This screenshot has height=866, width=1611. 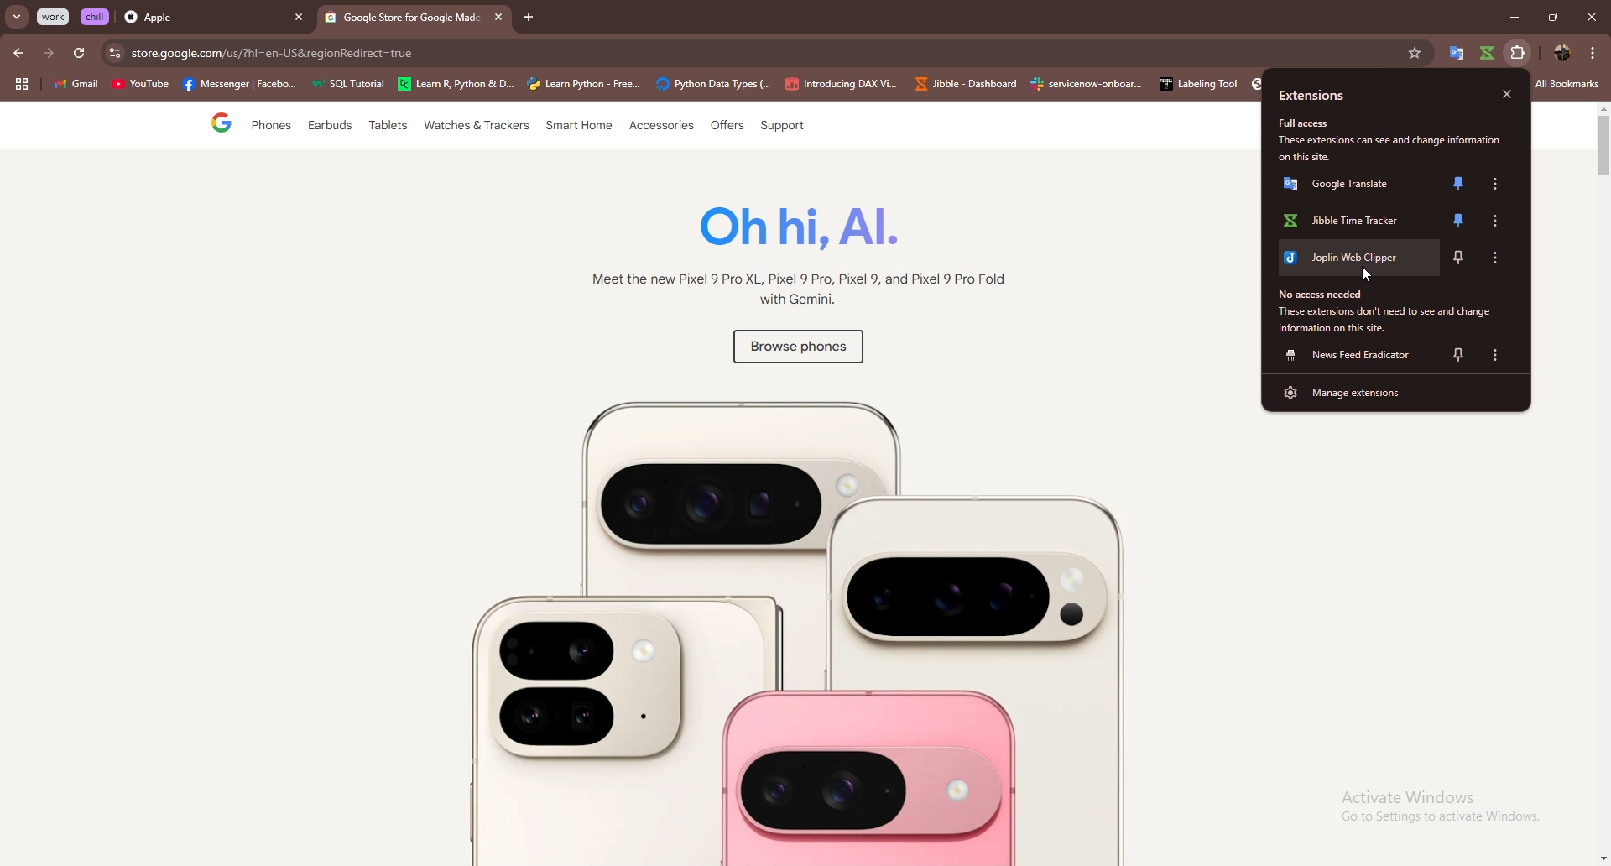 I want to click on Accessories, so click(x=663, y=127).